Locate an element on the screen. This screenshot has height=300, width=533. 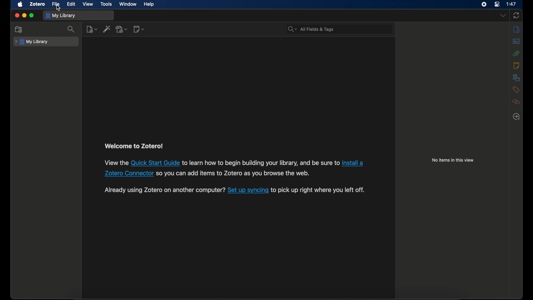
add attachment is located at coordinates (122, 29).